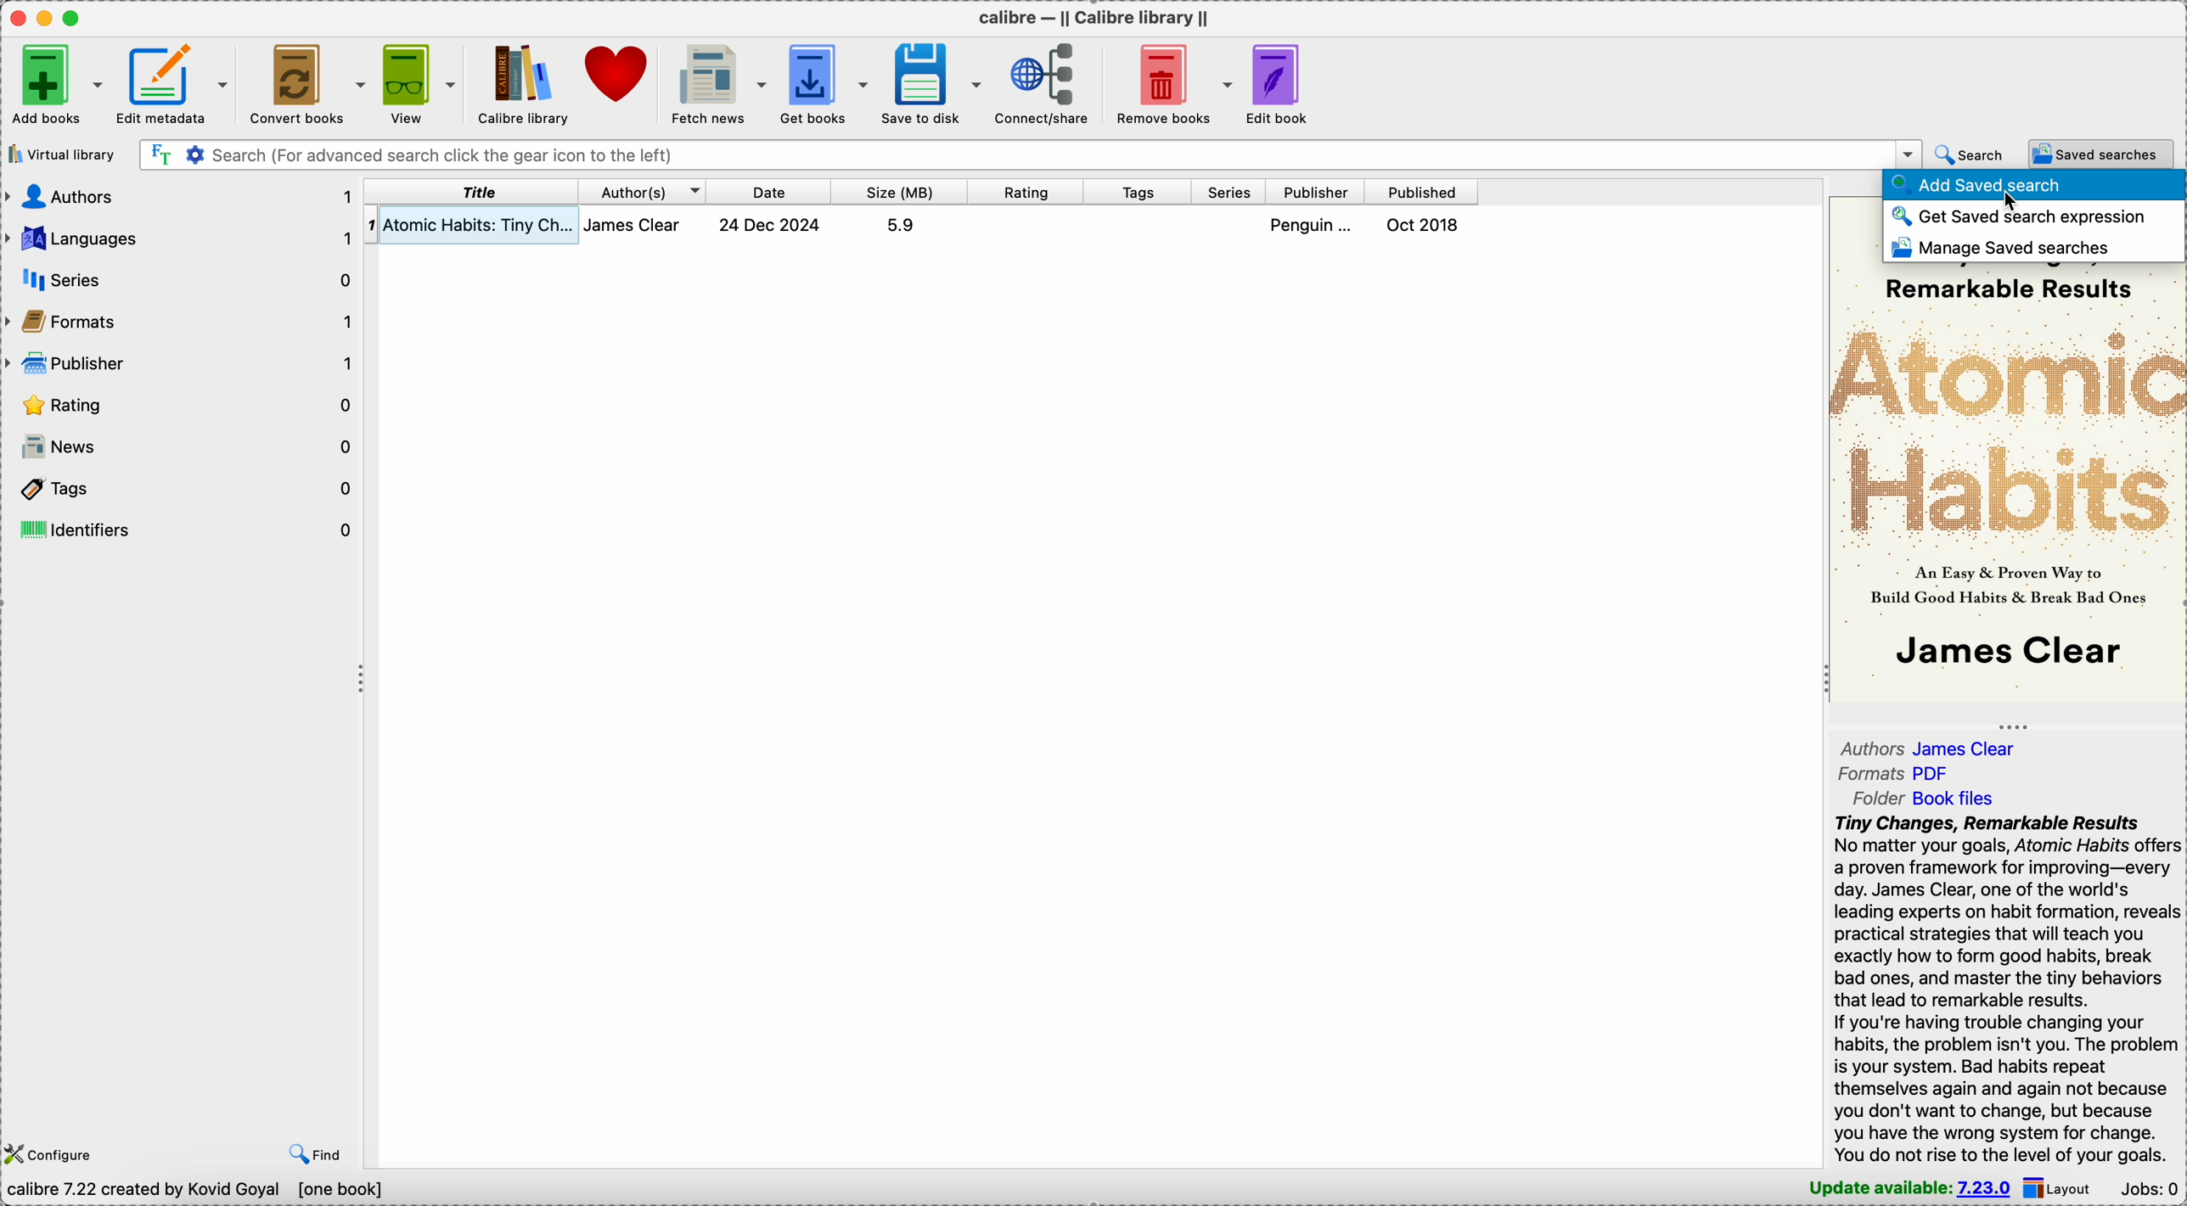 This screenshot has height=1206, width=2187. Describe the element at coordinates (60, 154) in the screenshot. I see `virtual library` at that location.